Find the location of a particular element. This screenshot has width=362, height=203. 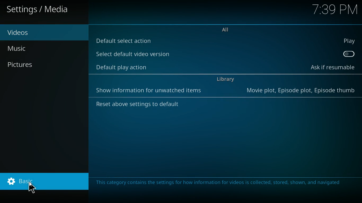

library is located at coordinates (225, 79).